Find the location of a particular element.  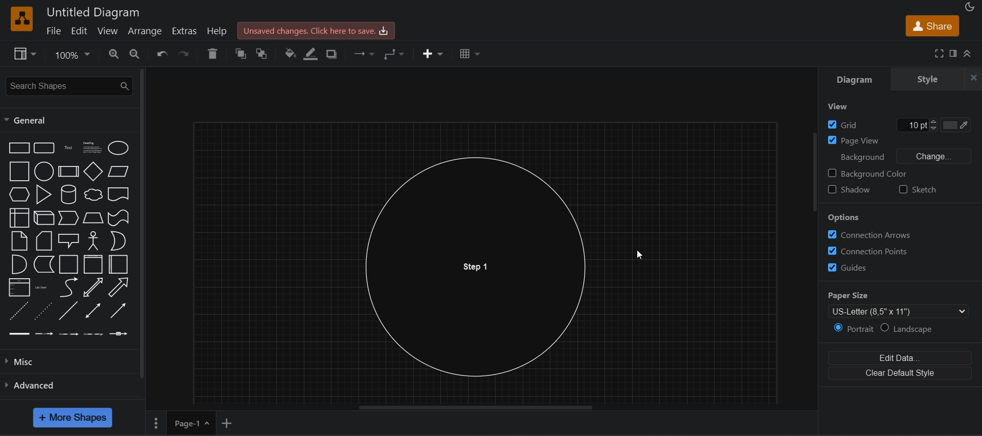

trapezoid is located at coordinates (94, 220).